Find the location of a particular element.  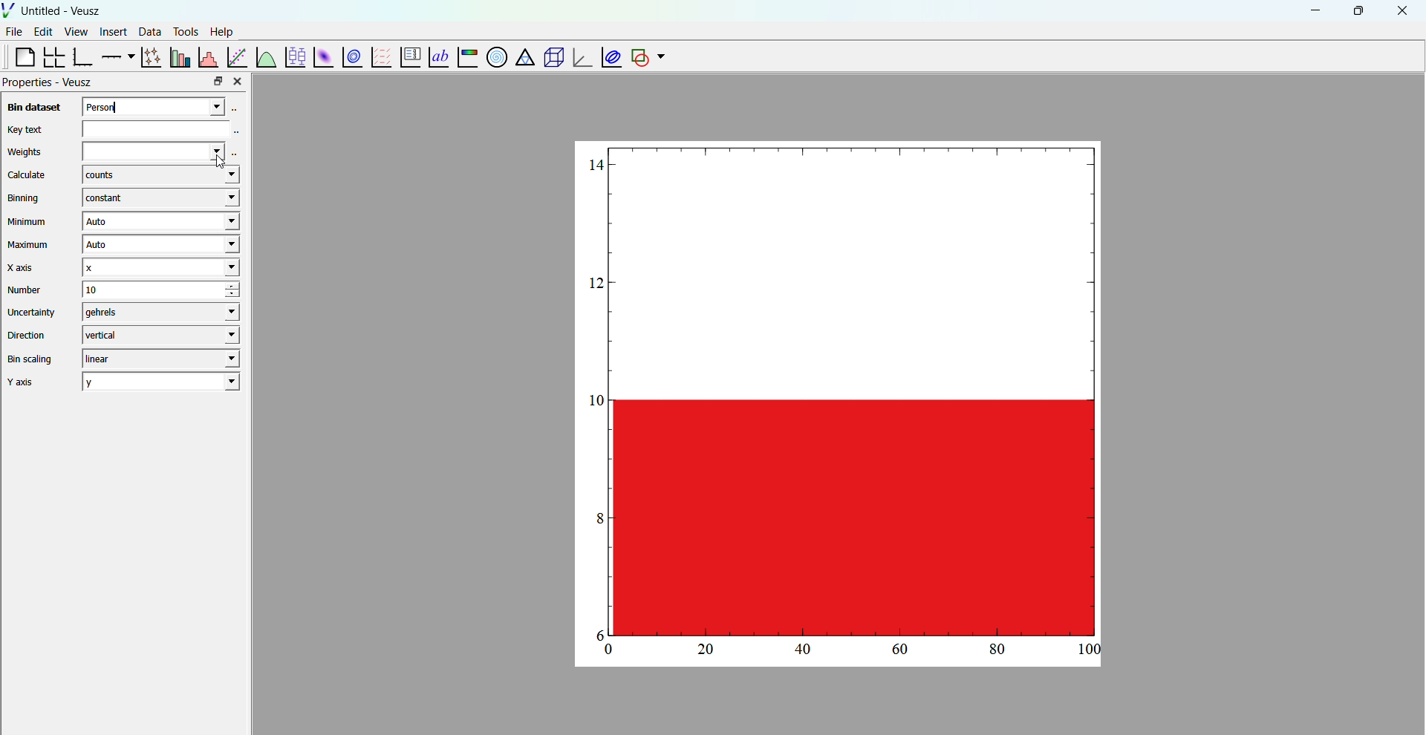

histogram added is located at coordinates (841, 390).